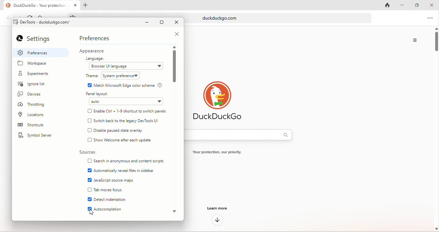 This screenshot has height=232, width=439. I want to click on enable checkbox, so click(89, 170).